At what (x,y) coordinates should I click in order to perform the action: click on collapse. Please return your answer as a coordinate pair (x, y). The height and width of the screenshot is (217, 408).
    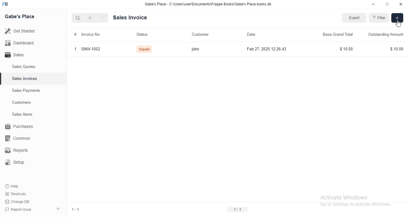
    Looking at the image, I should click on (59, 207).